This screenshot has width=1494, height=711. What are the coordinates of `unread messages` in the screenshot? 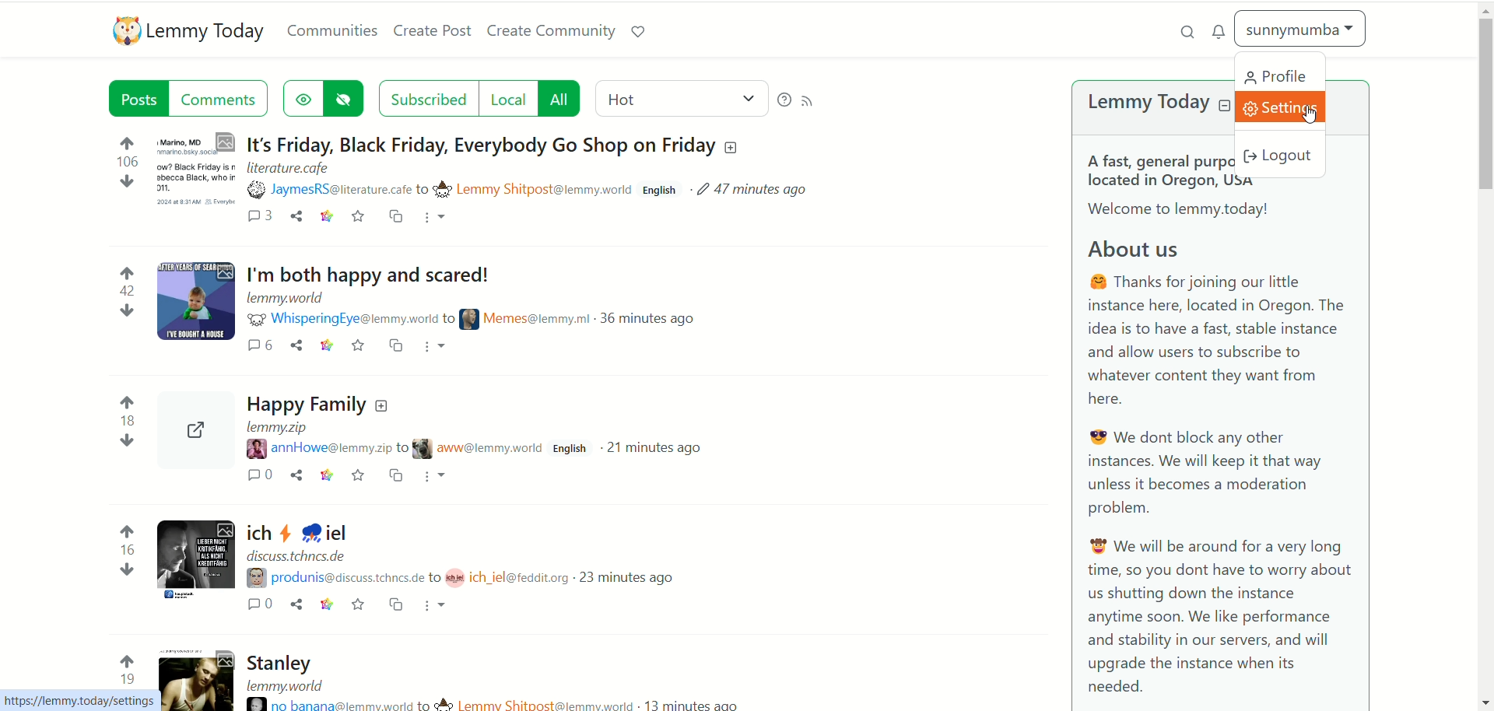 It's located at (1219, 31).